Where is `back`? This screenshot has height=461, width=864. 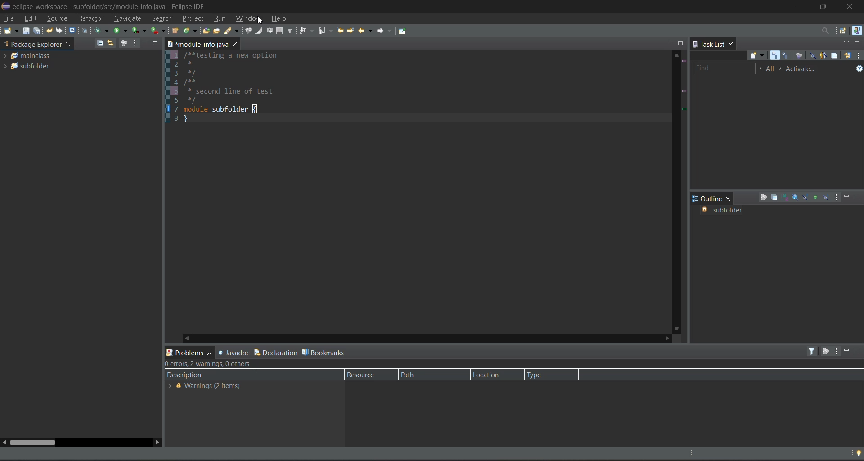 back is located at coordinates (366, 30).